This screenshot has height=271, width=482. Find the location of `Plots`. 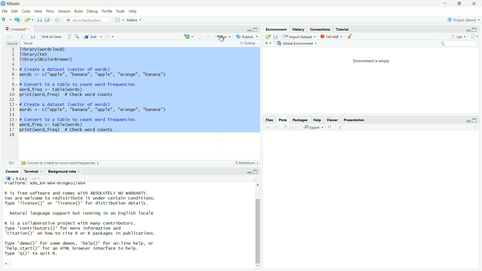

Plots is located at coordinates (50, 11).